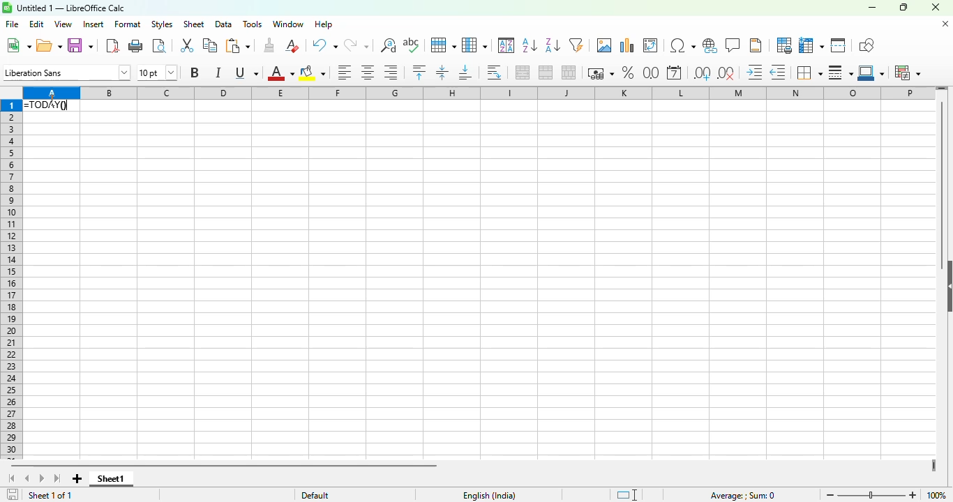  I want to click on standard selection, so click(627, 495).